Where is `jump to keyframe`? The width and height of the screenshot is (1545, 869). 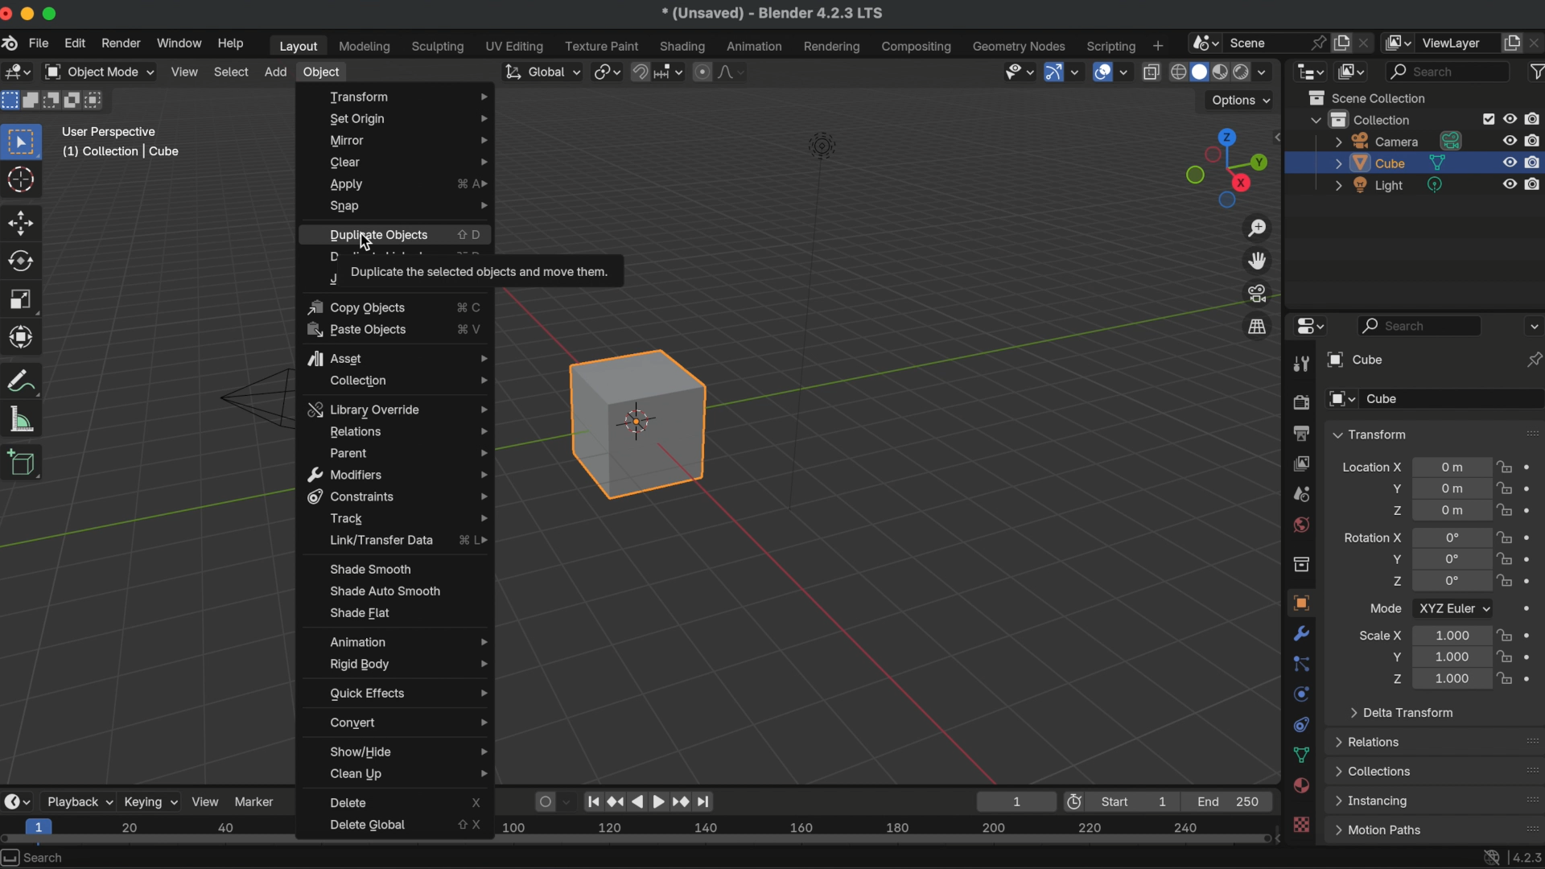 jump to keyframe is located at coordinates (616, 798).